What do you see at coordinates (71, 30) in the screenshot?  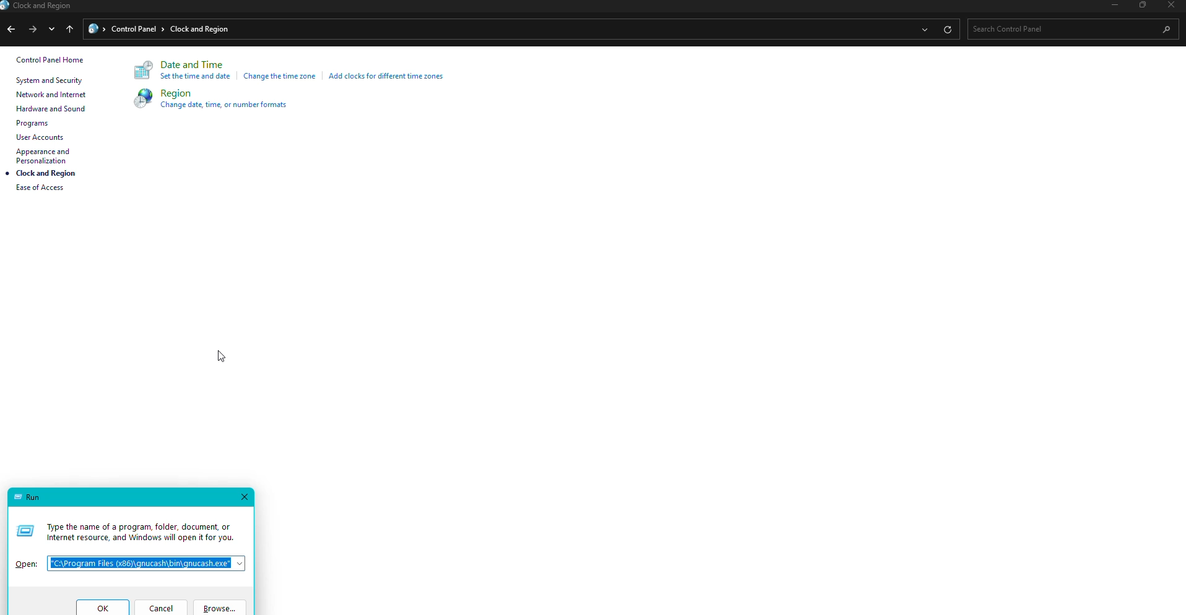 I see `up` at bounding box center [71, 30].